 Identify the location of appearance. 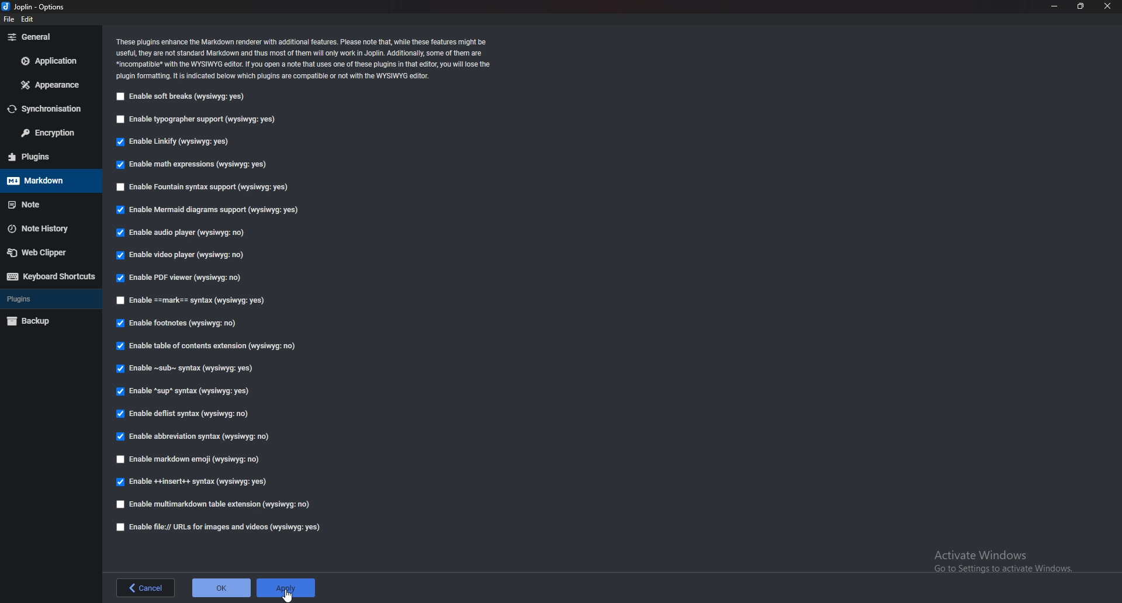
(50, 85).